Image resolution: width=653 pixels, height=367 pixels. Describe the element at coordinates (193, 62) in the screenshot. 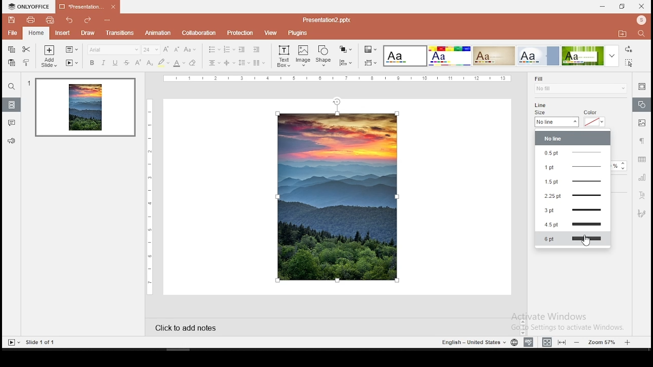

I see `eraser tool` at that location.